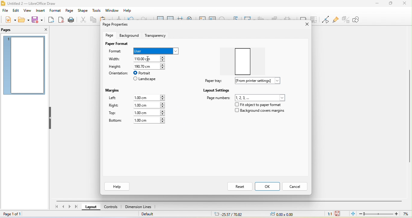  What do you see at coordinates (127, 11) in the screenshot?
I see `help` at bounding box center [127, 11].